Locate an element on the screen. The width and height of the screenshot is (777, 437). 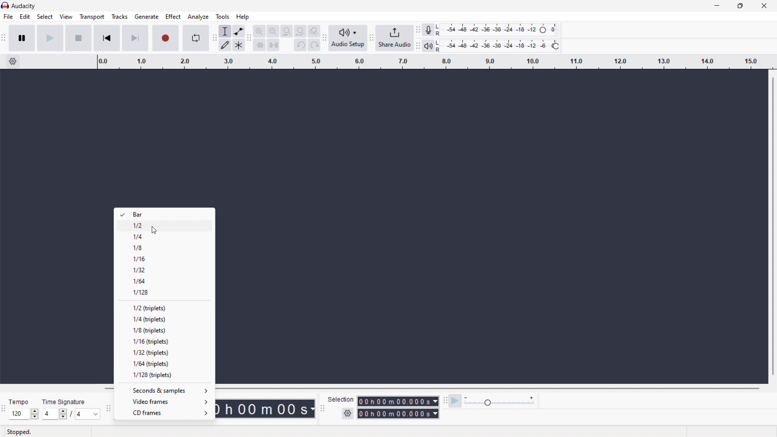
vertical scrollbar is located at coordinates (775, 226).